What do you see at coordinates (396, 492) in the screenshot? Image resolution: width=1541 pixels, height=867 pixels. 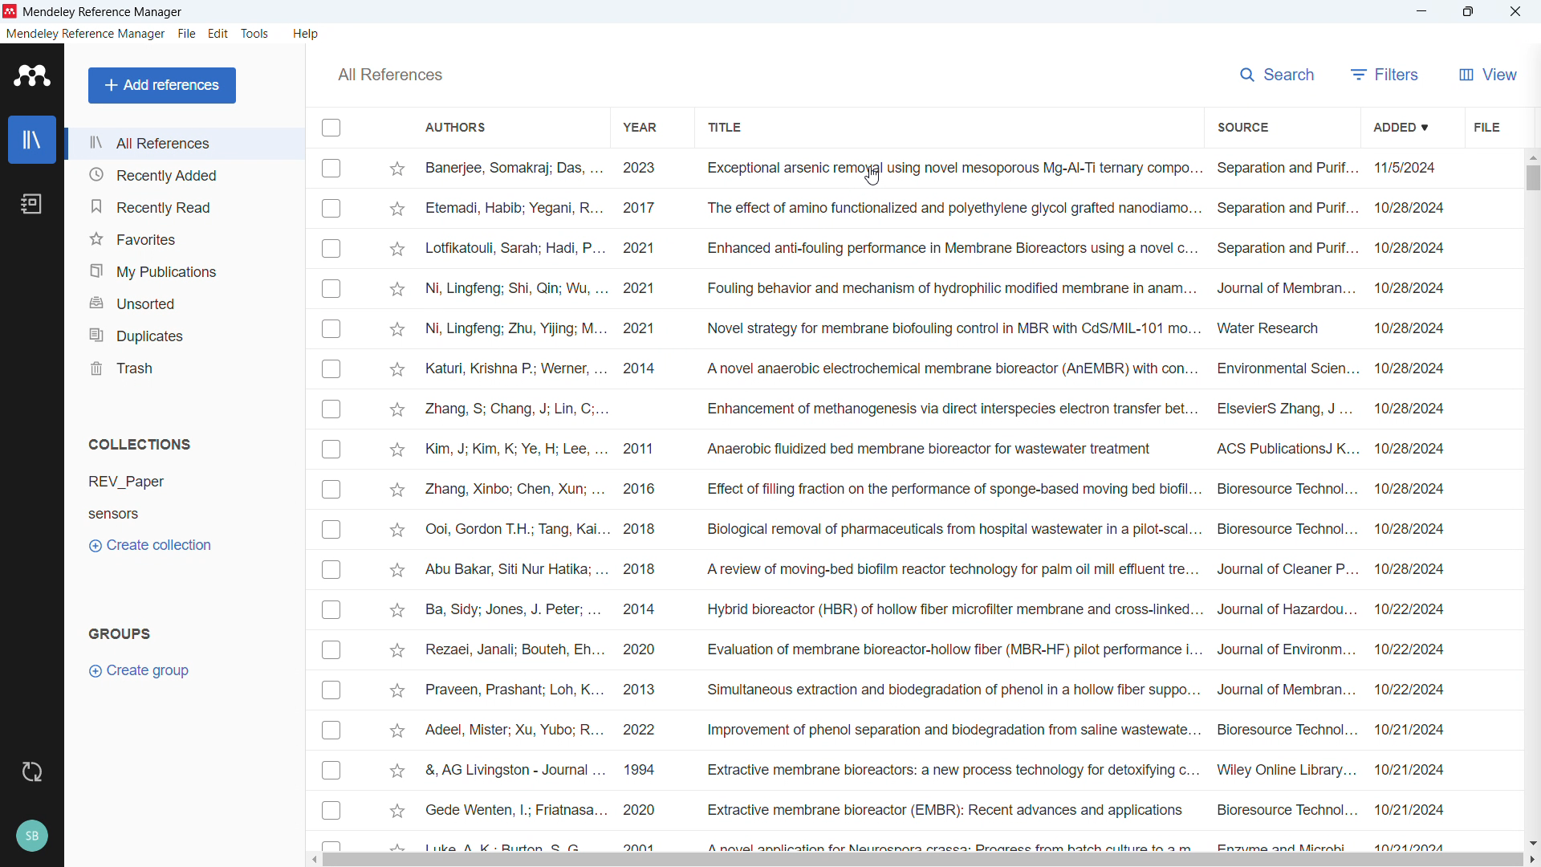 I see `click to starmark individual entries` at bounding box center [396, 492].